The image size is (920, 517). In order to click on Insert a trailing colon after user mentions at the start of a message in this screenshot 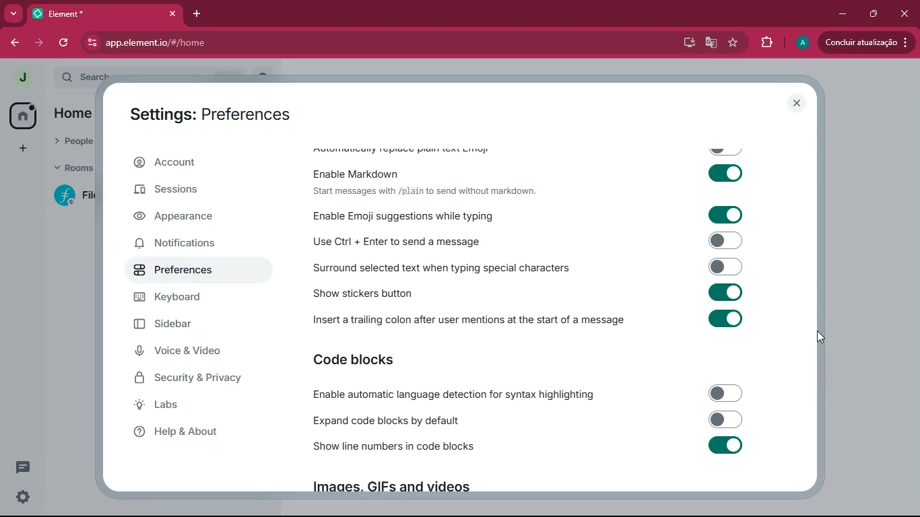, I will do `click(531, 318)`.